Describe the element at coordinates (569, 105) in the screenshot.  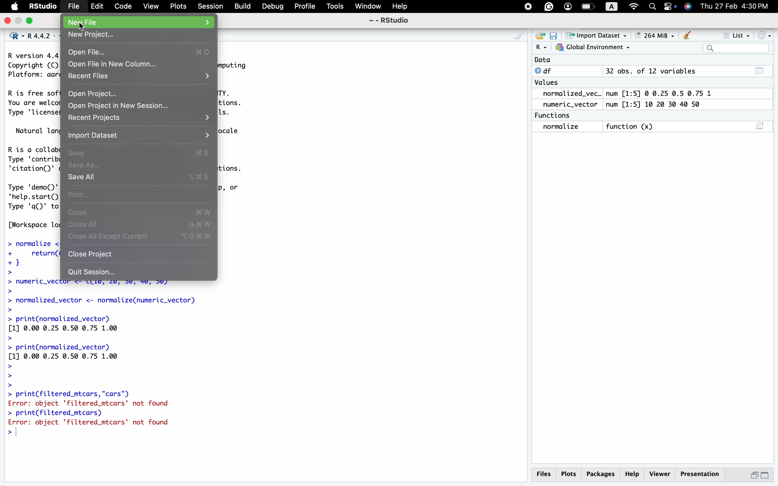
I see `numeric_vector` at that location.